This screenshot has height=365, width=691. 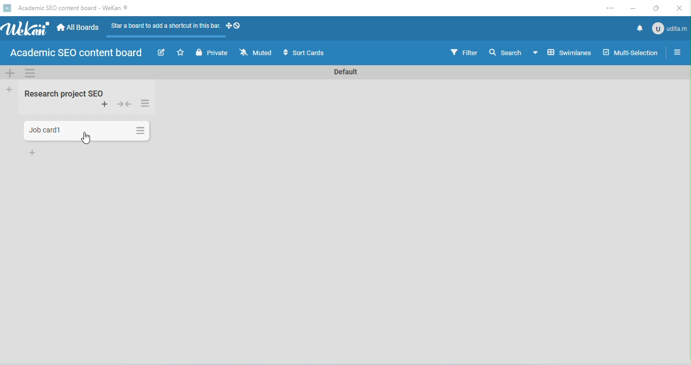 I want to click on list actions, so click(x=146, y=104).